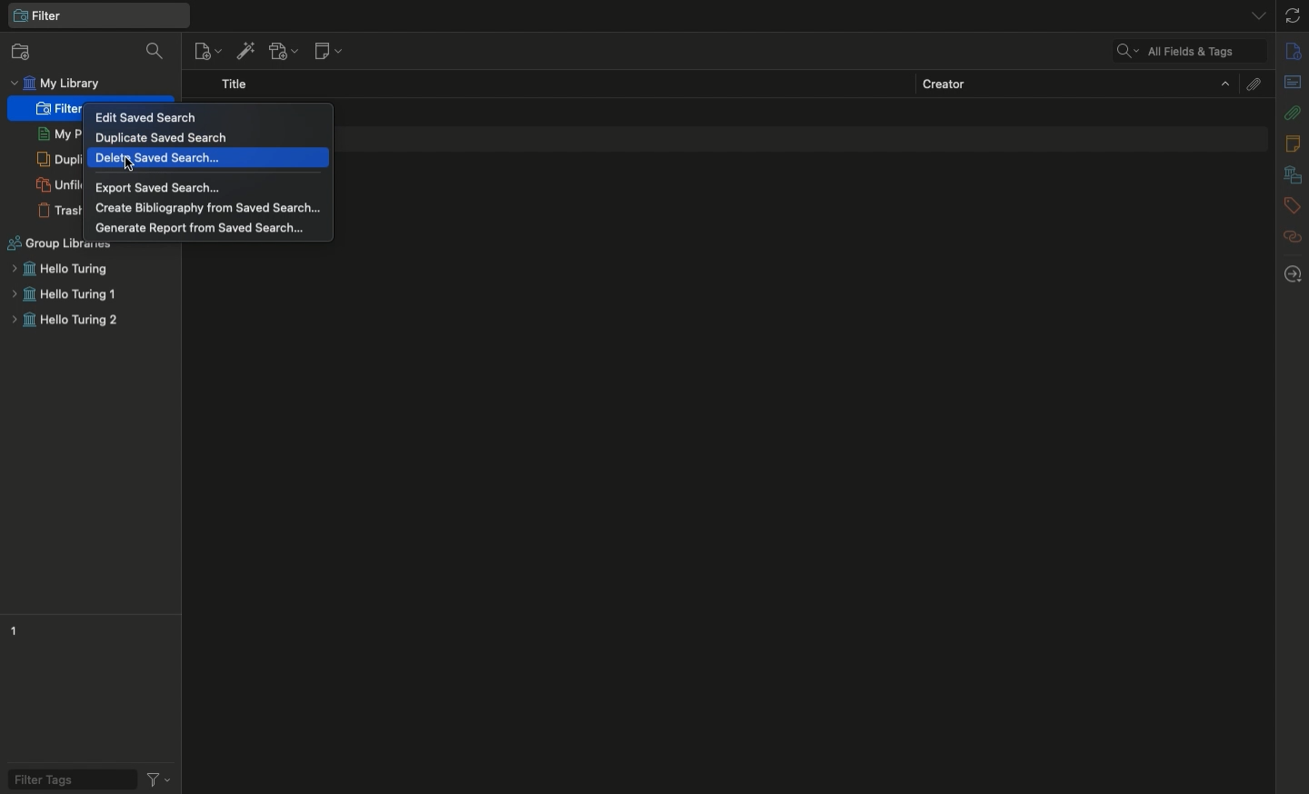  What do you see at coordinates (57, 184) in the screenshot?
I see `` at bounding box center [57, 184].